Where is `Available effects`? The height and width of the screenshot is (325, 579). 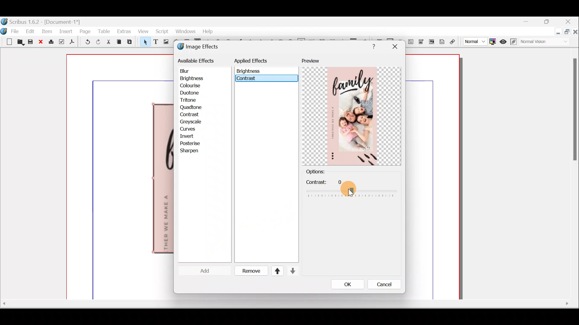 Available effects is located at coordinates (197, 60).